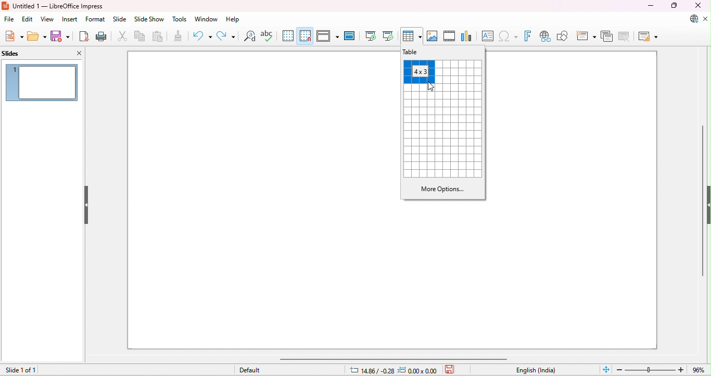 The width and height of the screenshot is (711, 376). What do you see at coordinates (178, 35) in the screenshot?
I see `clone` at bounding box center [178, 35].